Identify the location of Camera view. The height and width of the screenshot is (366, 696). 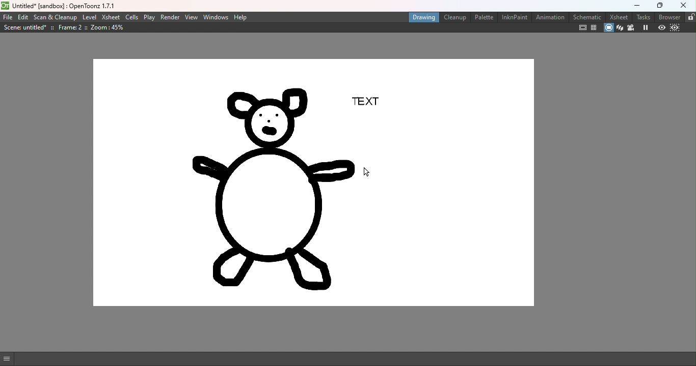
(632, 28).